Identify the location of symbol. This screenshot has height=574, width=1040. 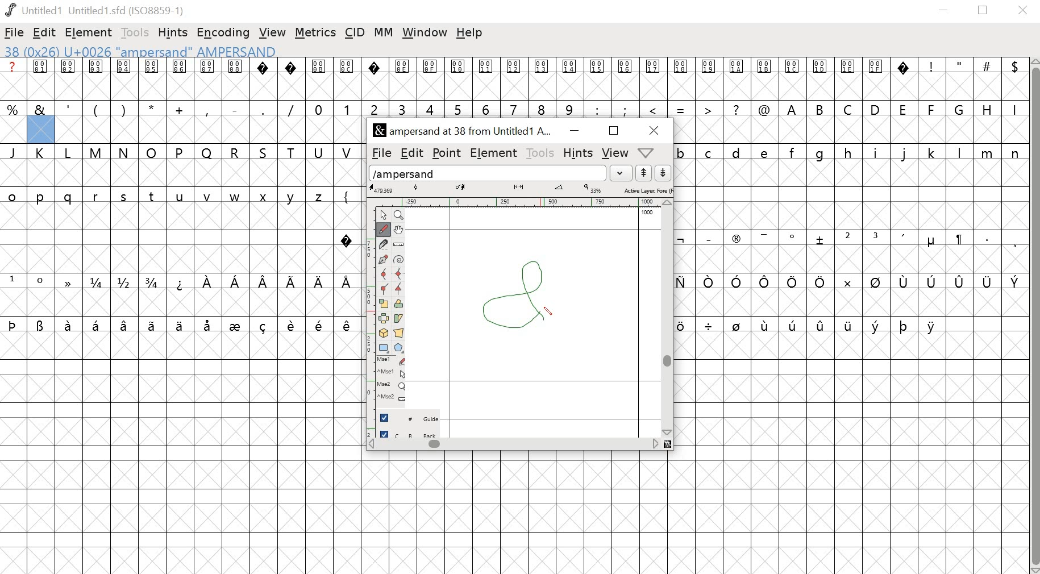
(793, 324).